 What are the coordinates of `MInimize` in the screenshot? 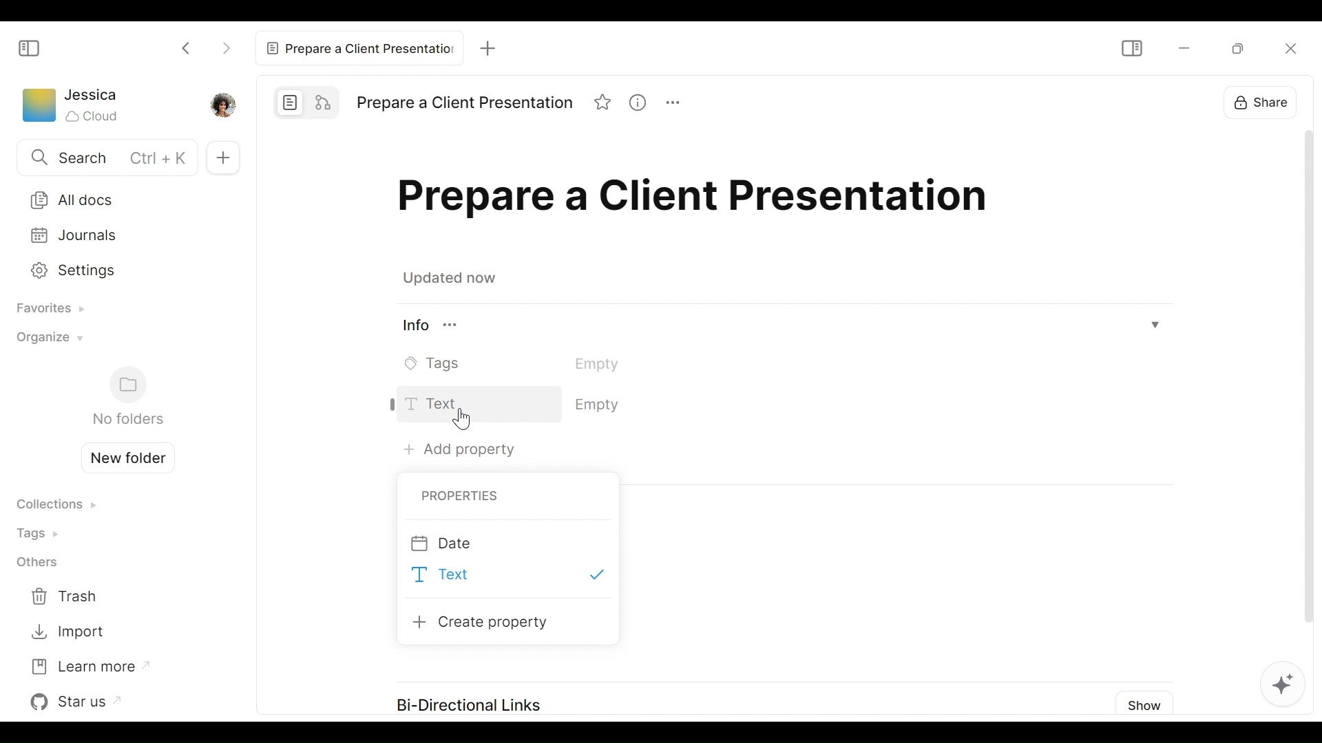 It's located at (1233, 51).